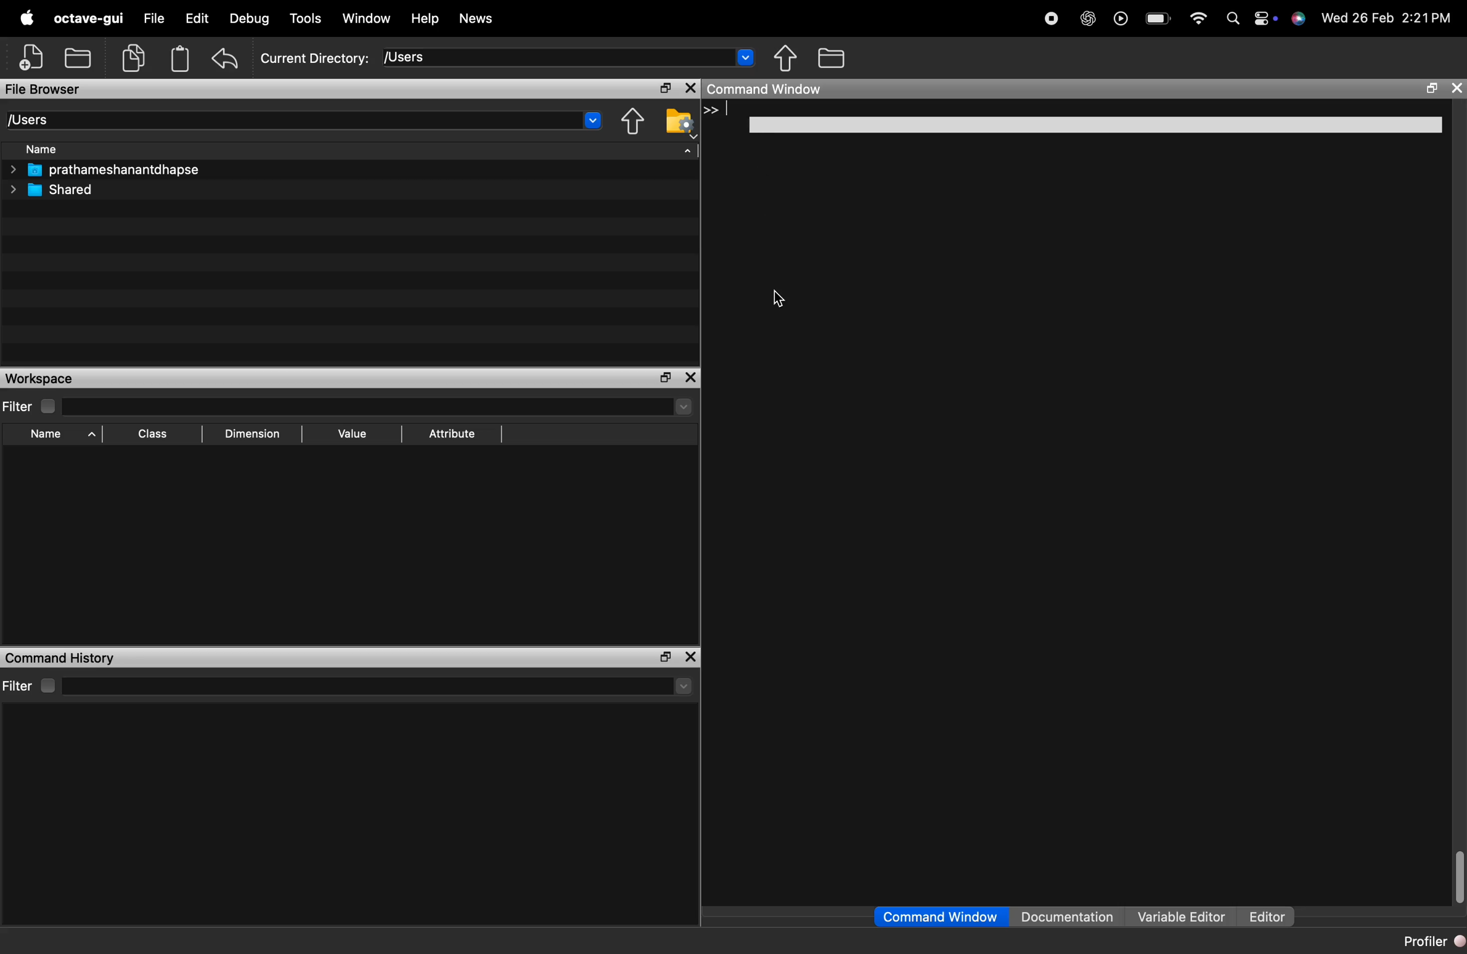 The width and height of the screenshot is (1467, 954). What do you see at coordinates (135, 62) in the screenshot?
I see `copy` at bounding box center [135, 62].